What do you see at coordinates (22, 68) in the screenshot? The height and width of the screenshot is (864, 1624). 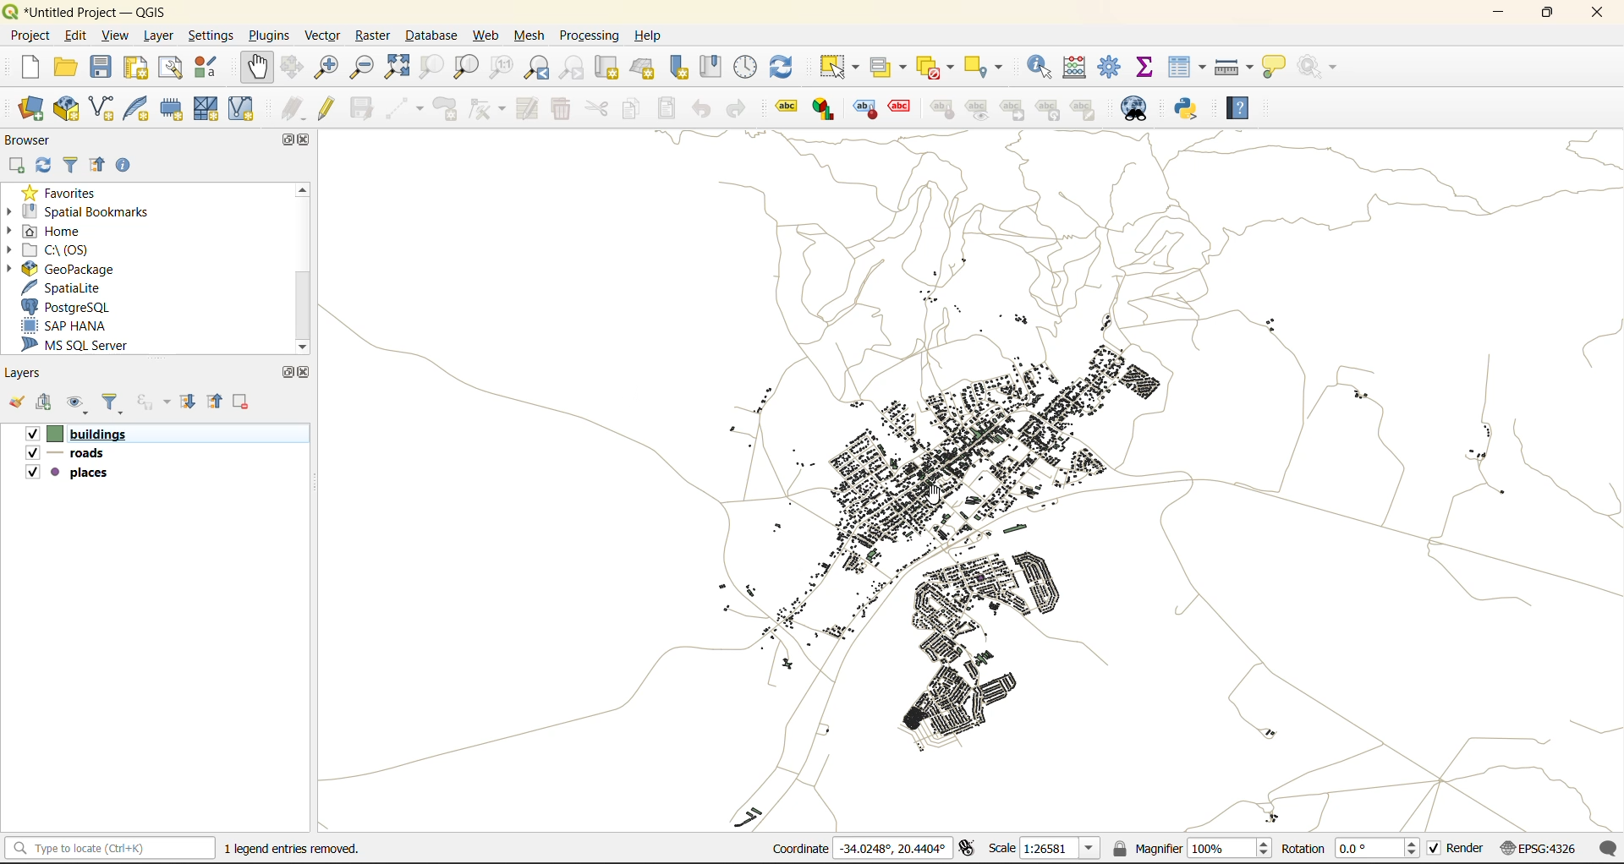 I see `new` at bounding box center [22, 68].